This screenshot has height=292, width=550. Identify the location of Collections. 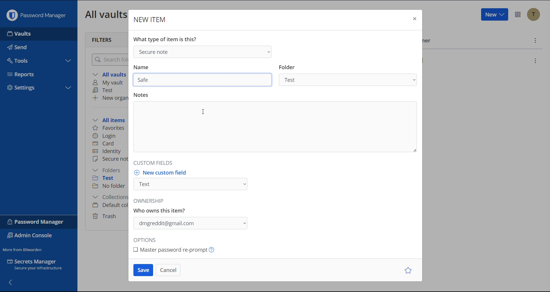
(109, 198).